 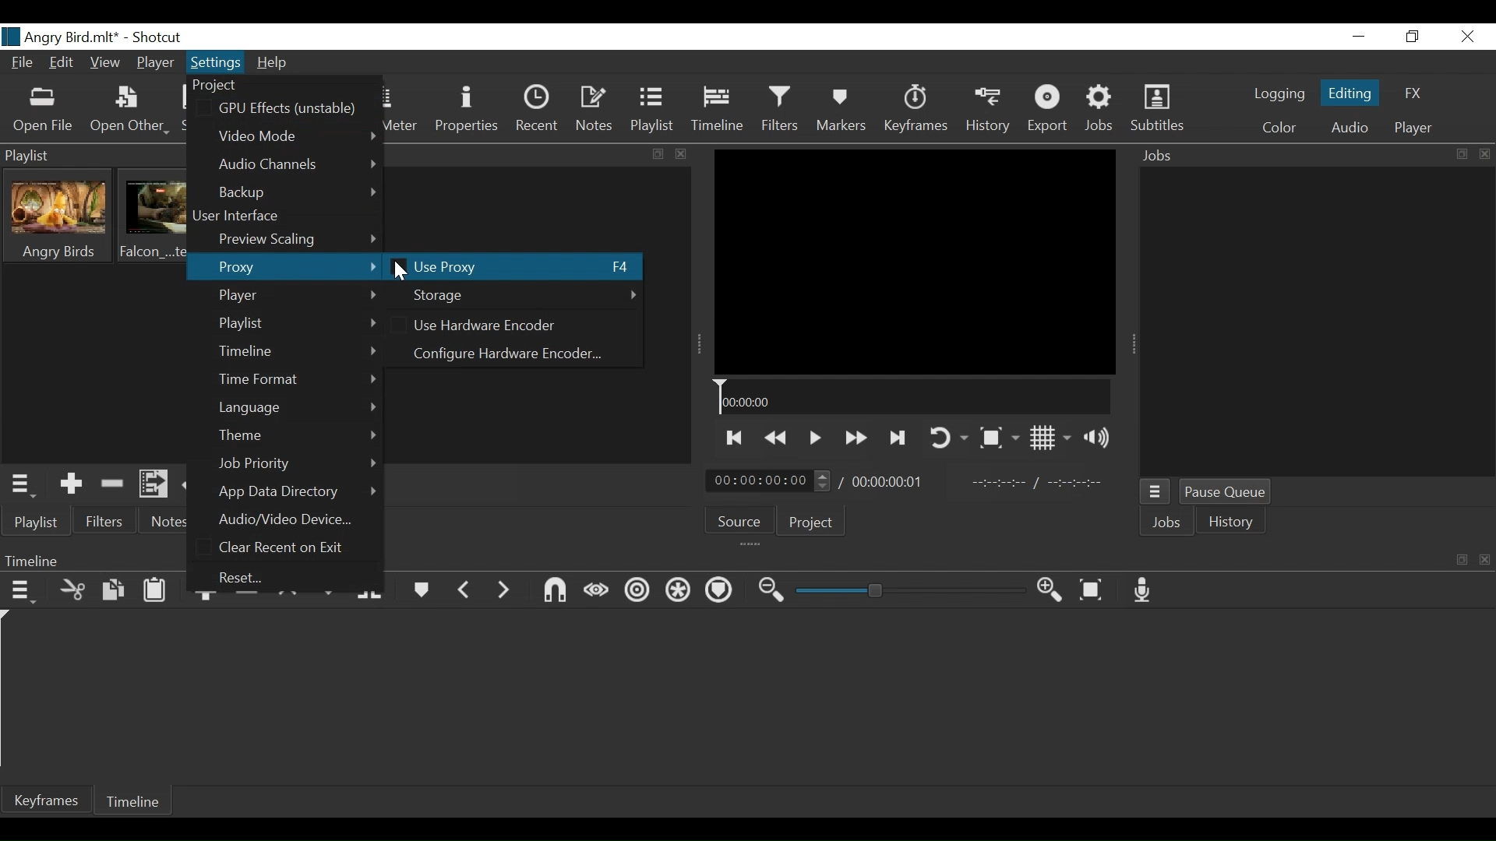 What do you see at coordinates (783, 109) in the screenshot?
I see `Filters` at bounding box center [783, 109].